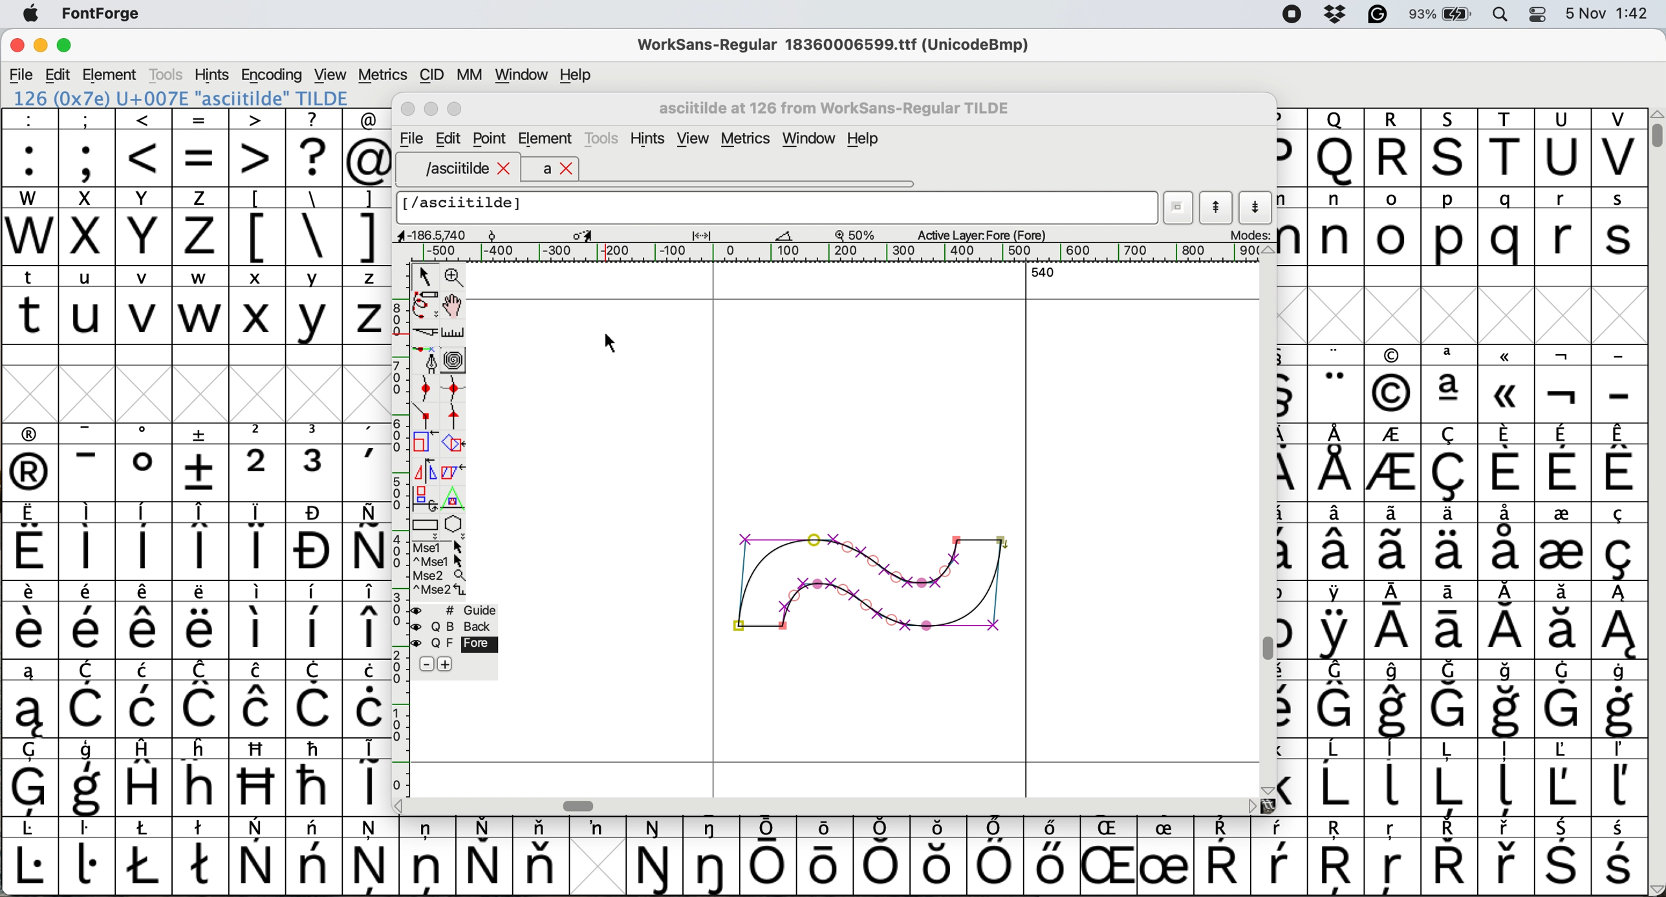 The image size is (1666, 897). I want to click on symbol, so click(87, 855).